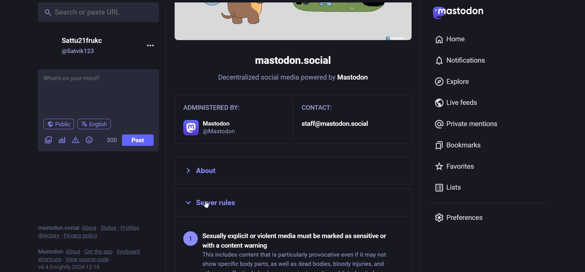 This screenshot has height=272, width=585. Describe the element at coordinates (75, 140) in the screenshot. I see `content warning` at that location.